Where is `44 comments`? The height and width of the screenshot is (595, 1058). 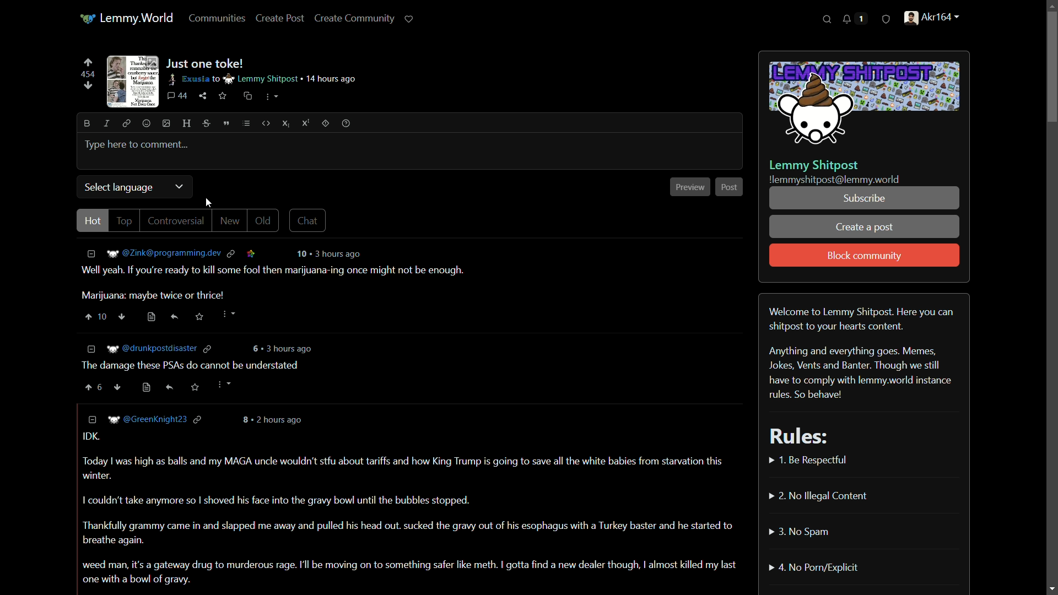
44 comments is located at coordinates (176, 95).